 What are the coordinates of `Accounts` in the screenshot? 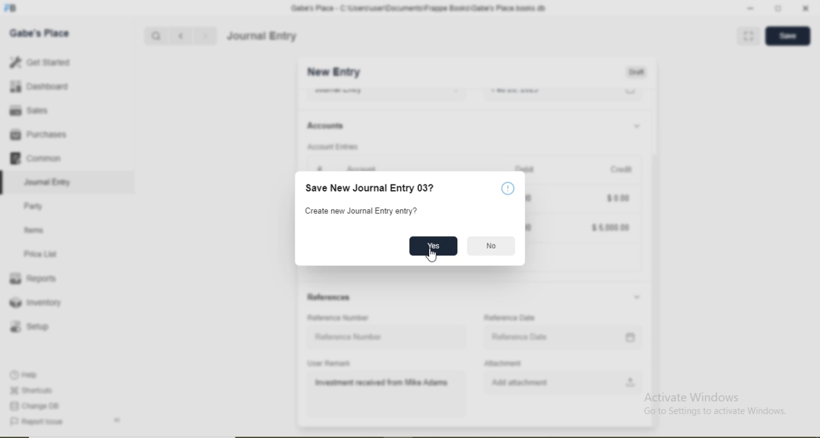 It's located at (325, 126).